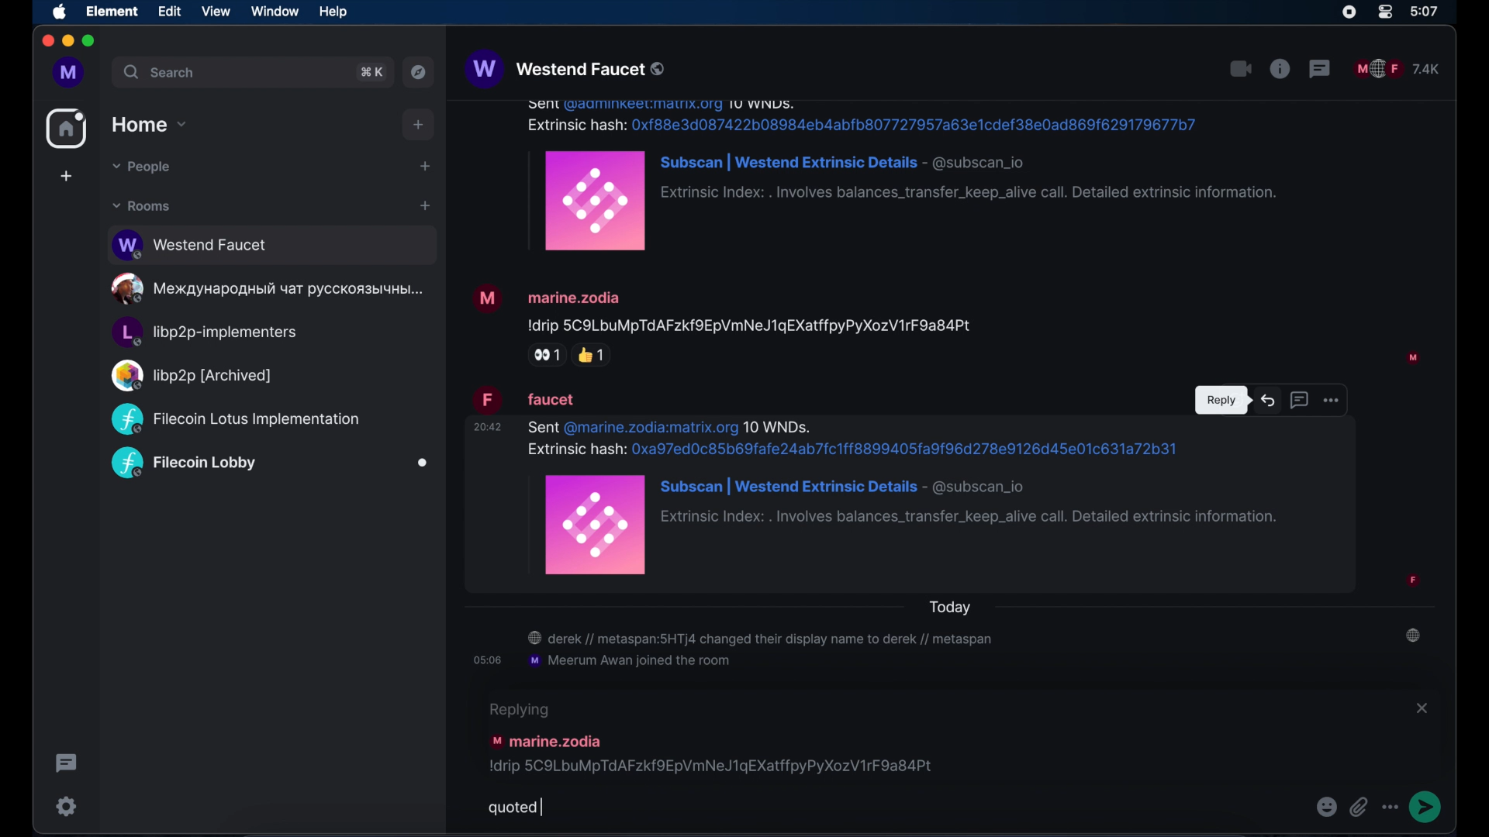 This screenshot has width=1489, height=837. I want to click on message, so click(949, 516).